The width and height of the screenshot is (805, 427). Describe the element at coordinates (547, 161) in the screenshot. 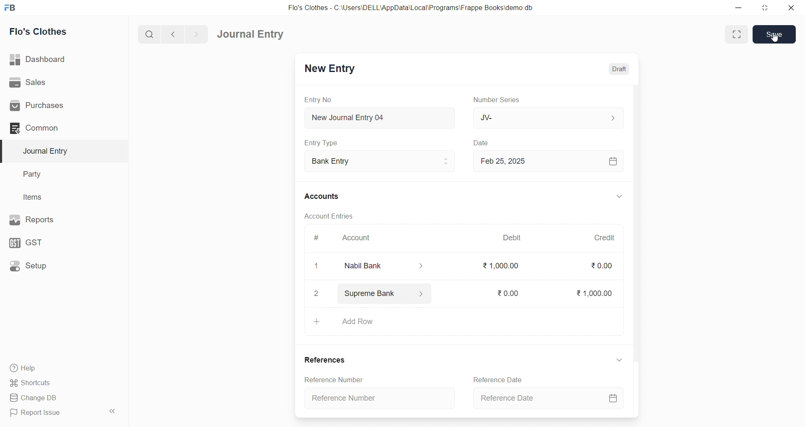

I see `Feb 25, 2025` at that location.